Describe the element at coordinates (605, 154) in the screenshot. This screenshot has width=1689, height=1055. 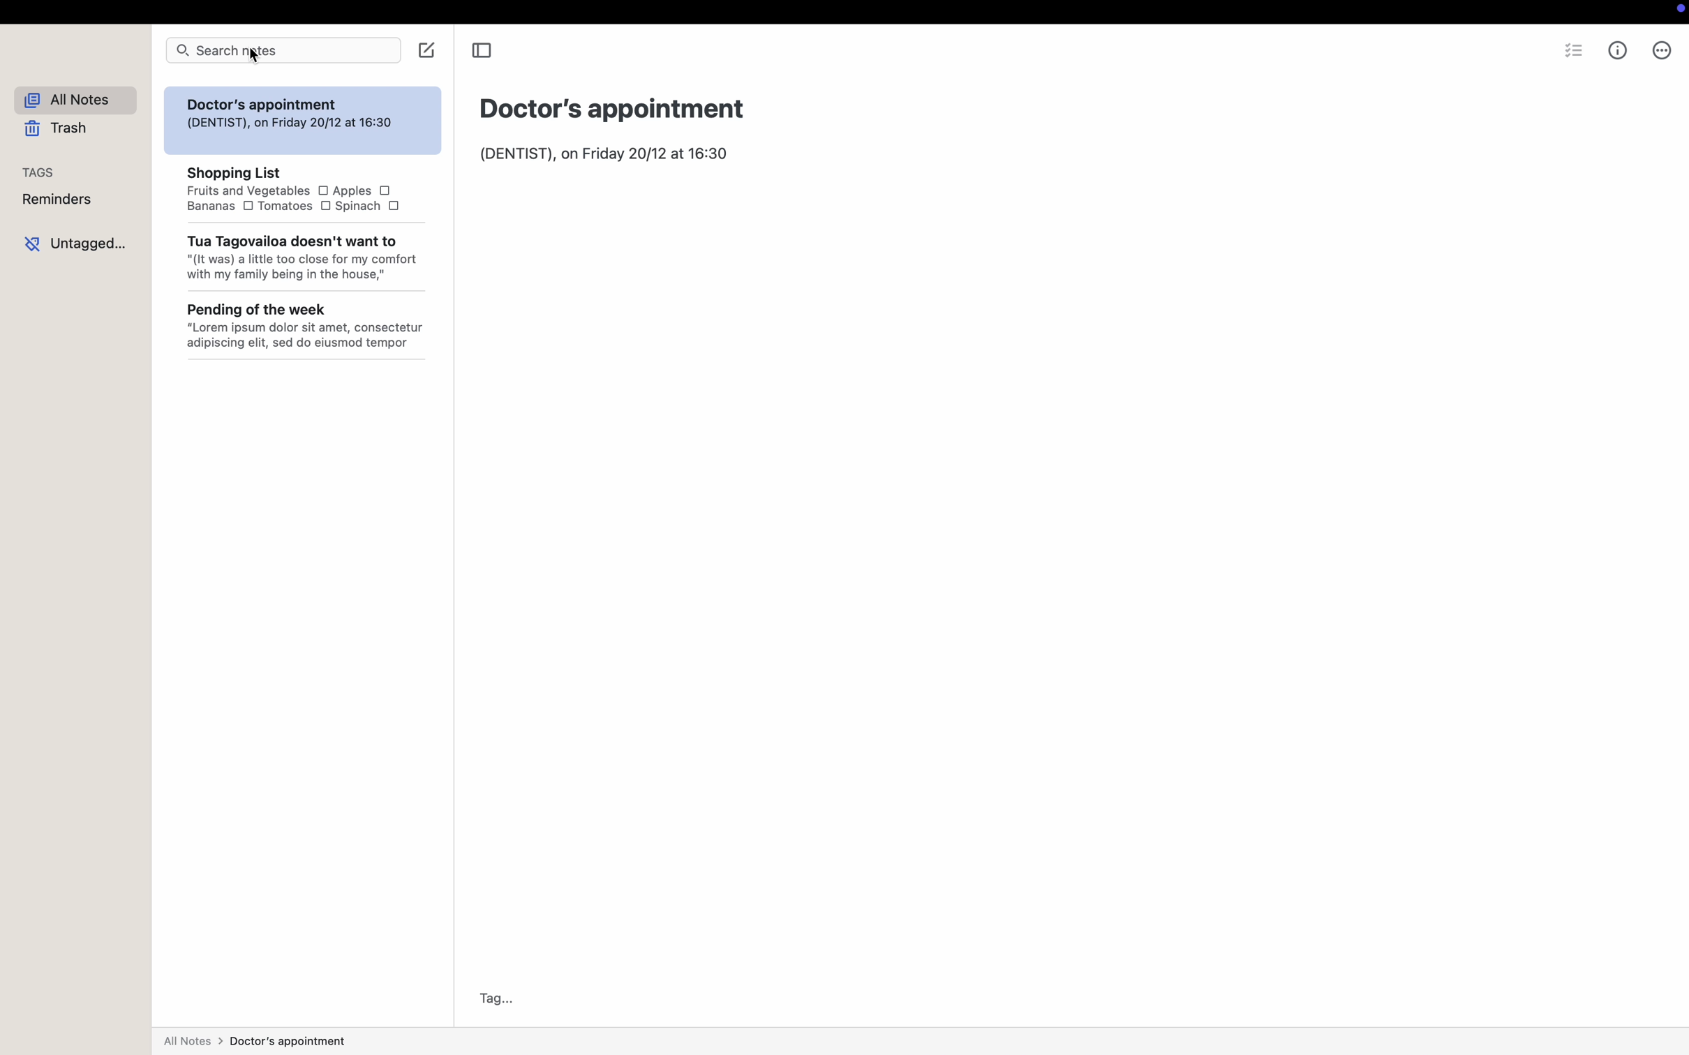
I see `(DENTIST), on Friday 20/12 at 16:30` at that location.